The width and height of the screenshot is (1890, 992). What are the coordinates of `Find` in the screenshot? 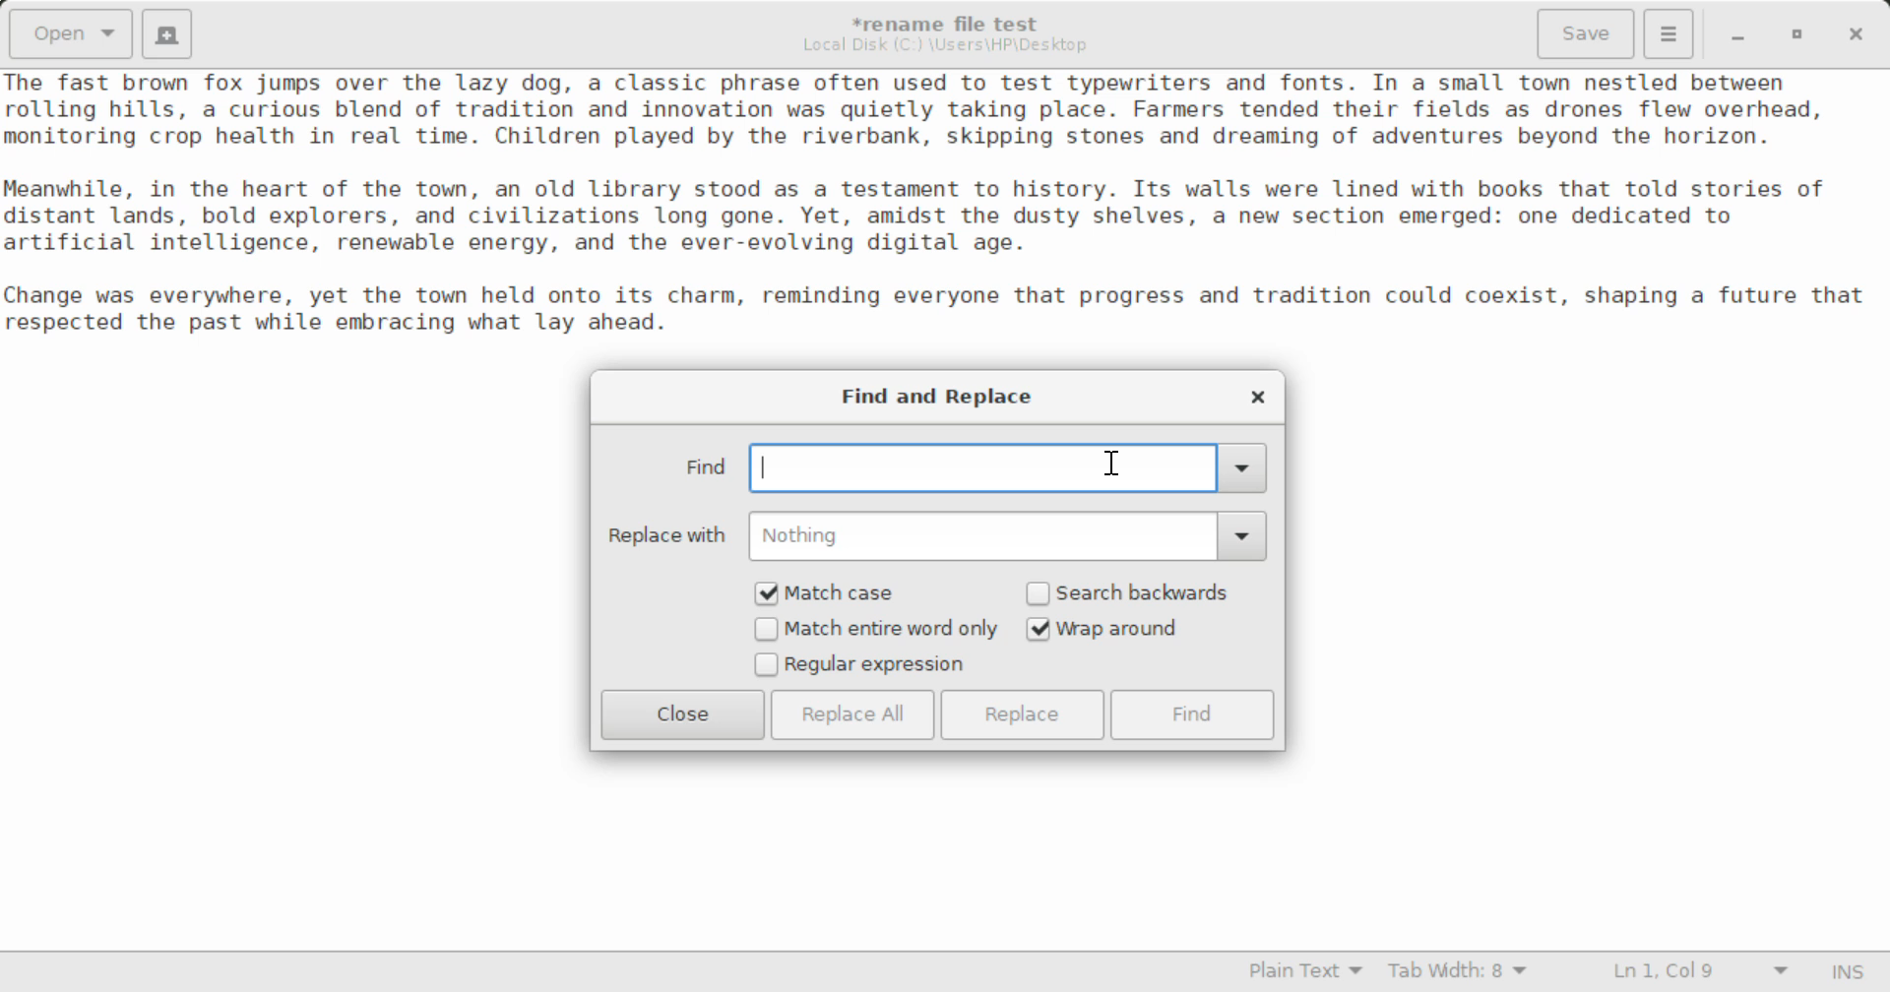 It's located at (1194, 714).